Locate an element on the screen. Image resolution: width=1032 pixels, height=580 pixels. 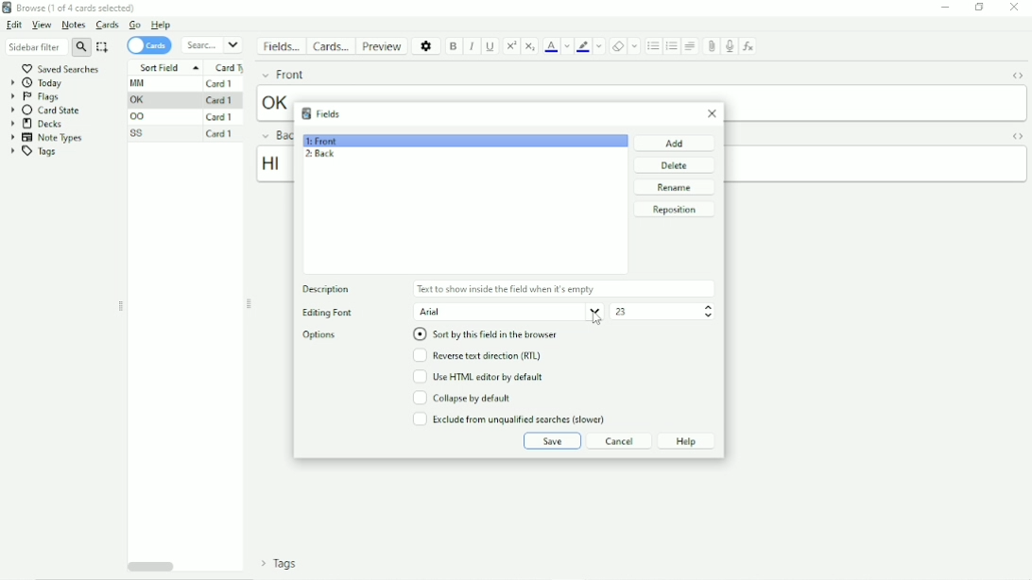
Select is located at coordinates (103, 47).